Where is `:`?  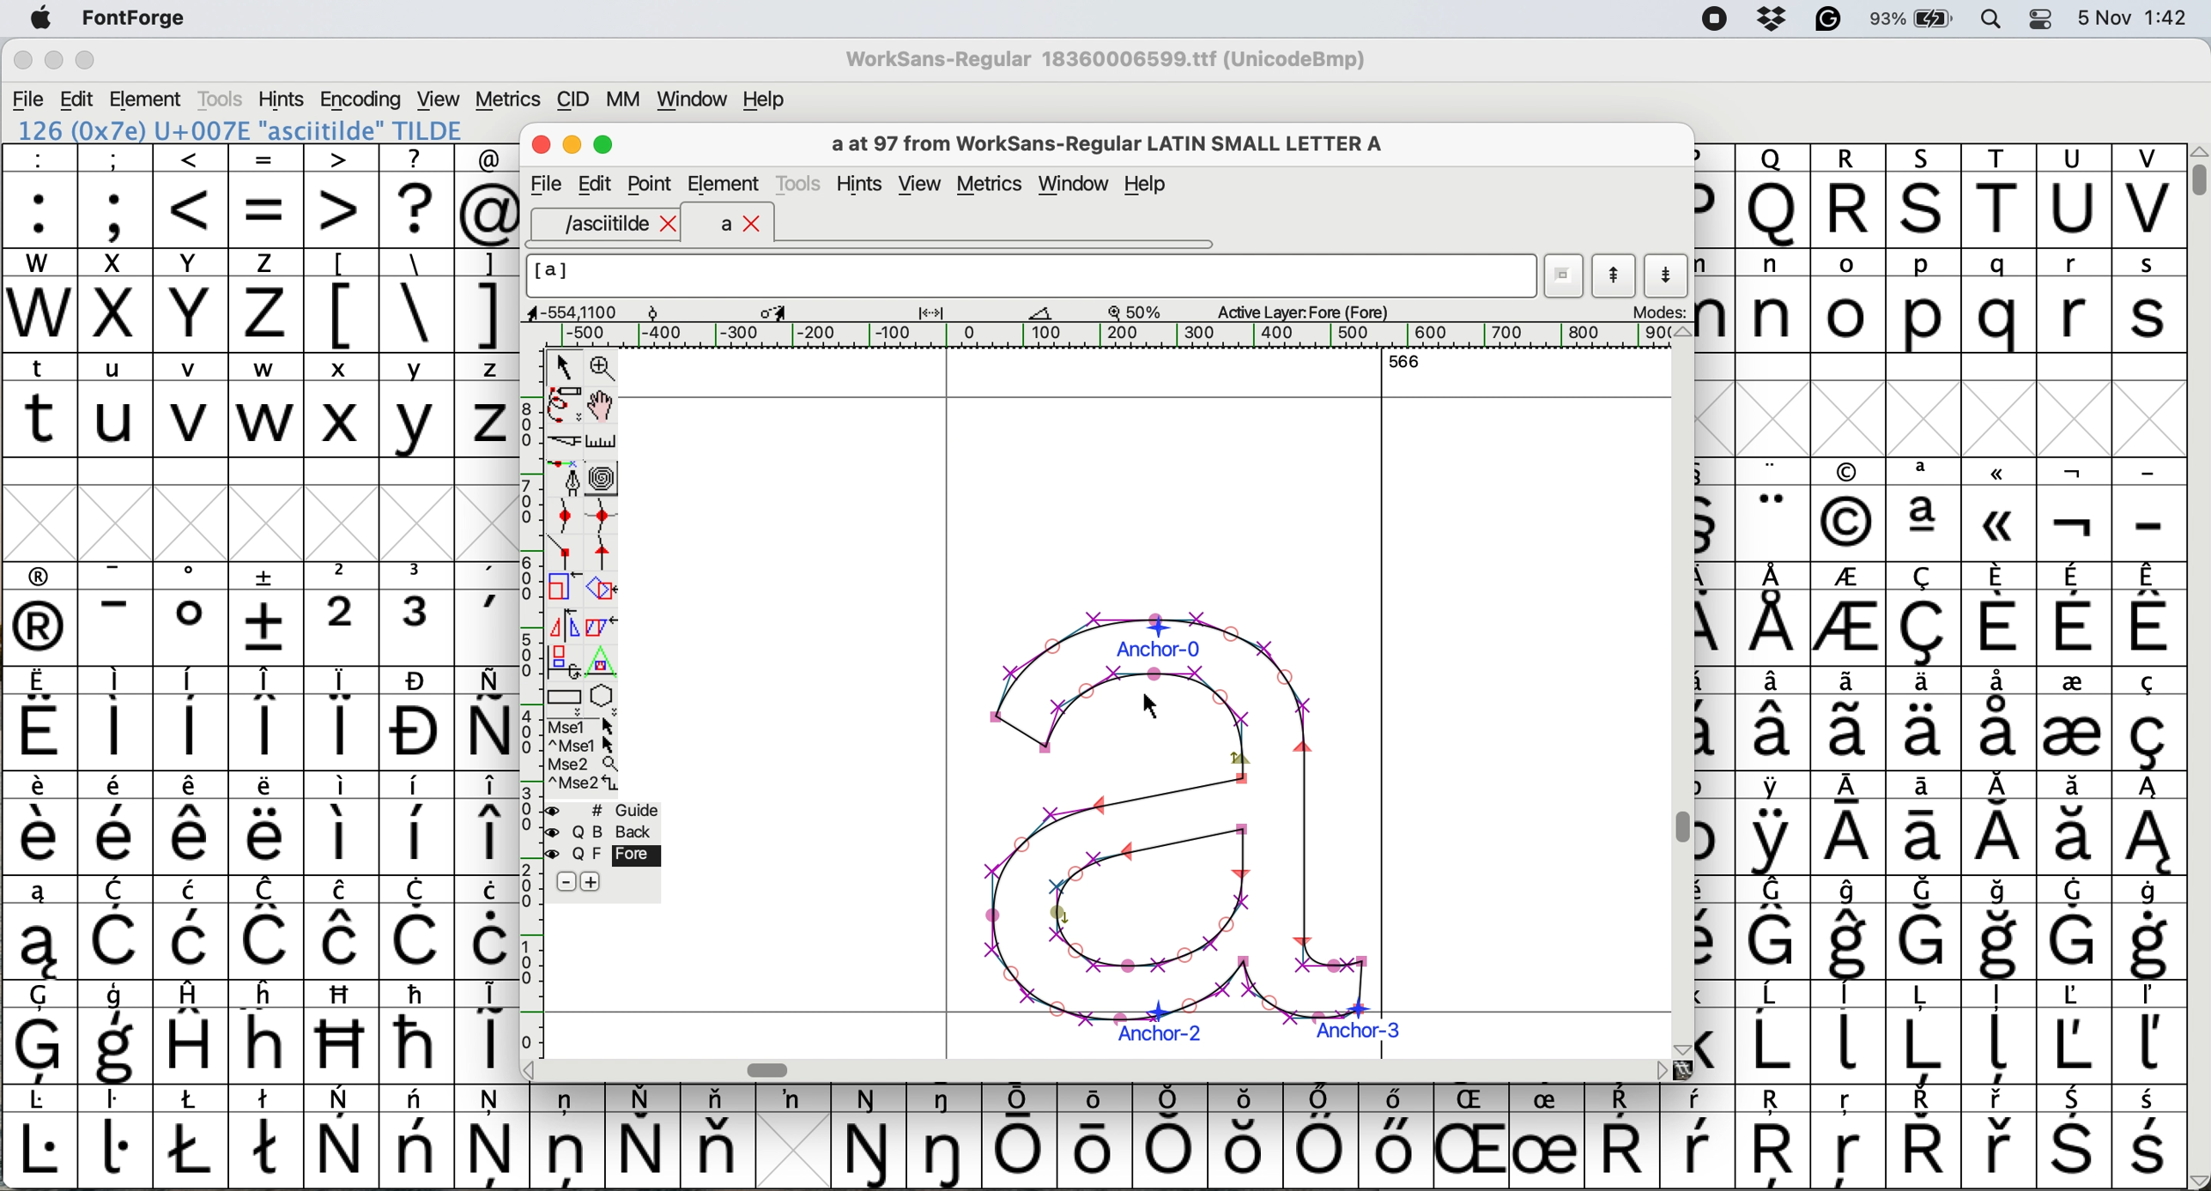
: is located at coordinates (41, 196).